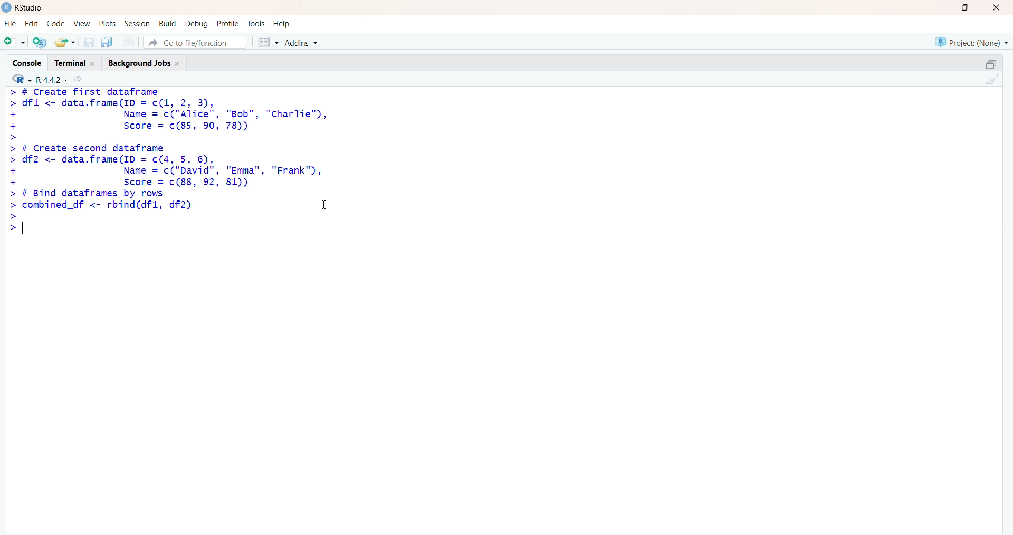  What do you see at coordinates (989, 79) in the screenshot?
I see `clear console` at bounding box center [989, 79].